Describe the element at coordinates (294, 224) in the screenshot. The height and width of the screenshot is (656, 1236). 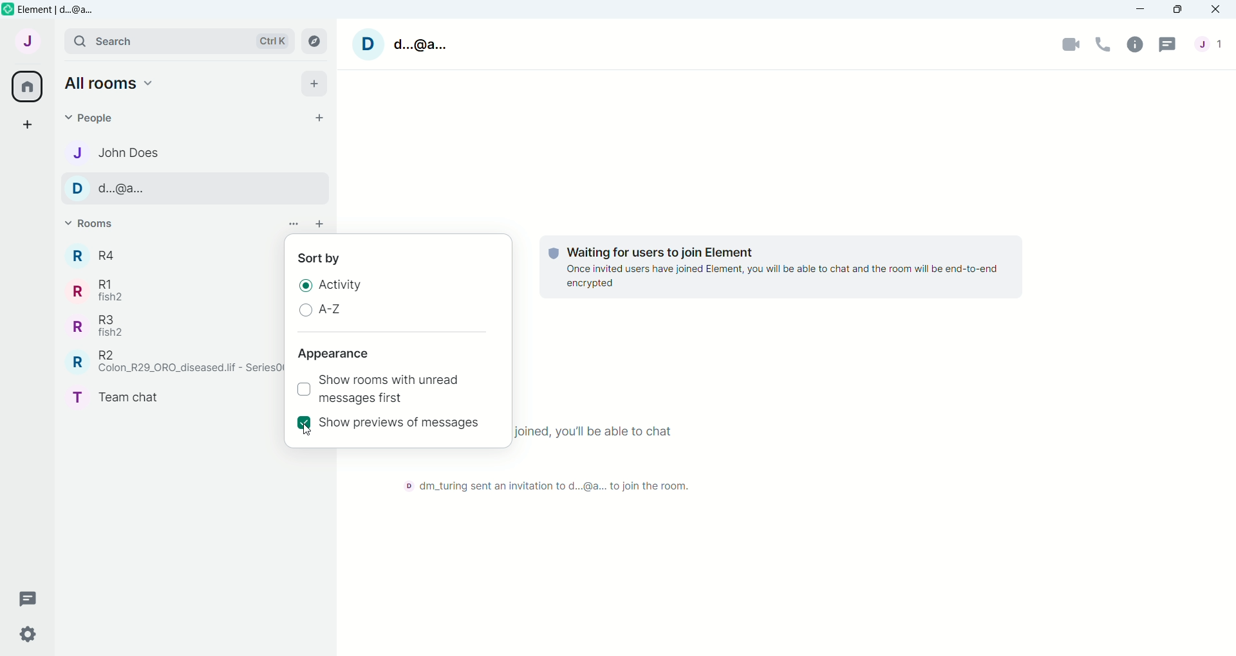
I see `List options` at that location.